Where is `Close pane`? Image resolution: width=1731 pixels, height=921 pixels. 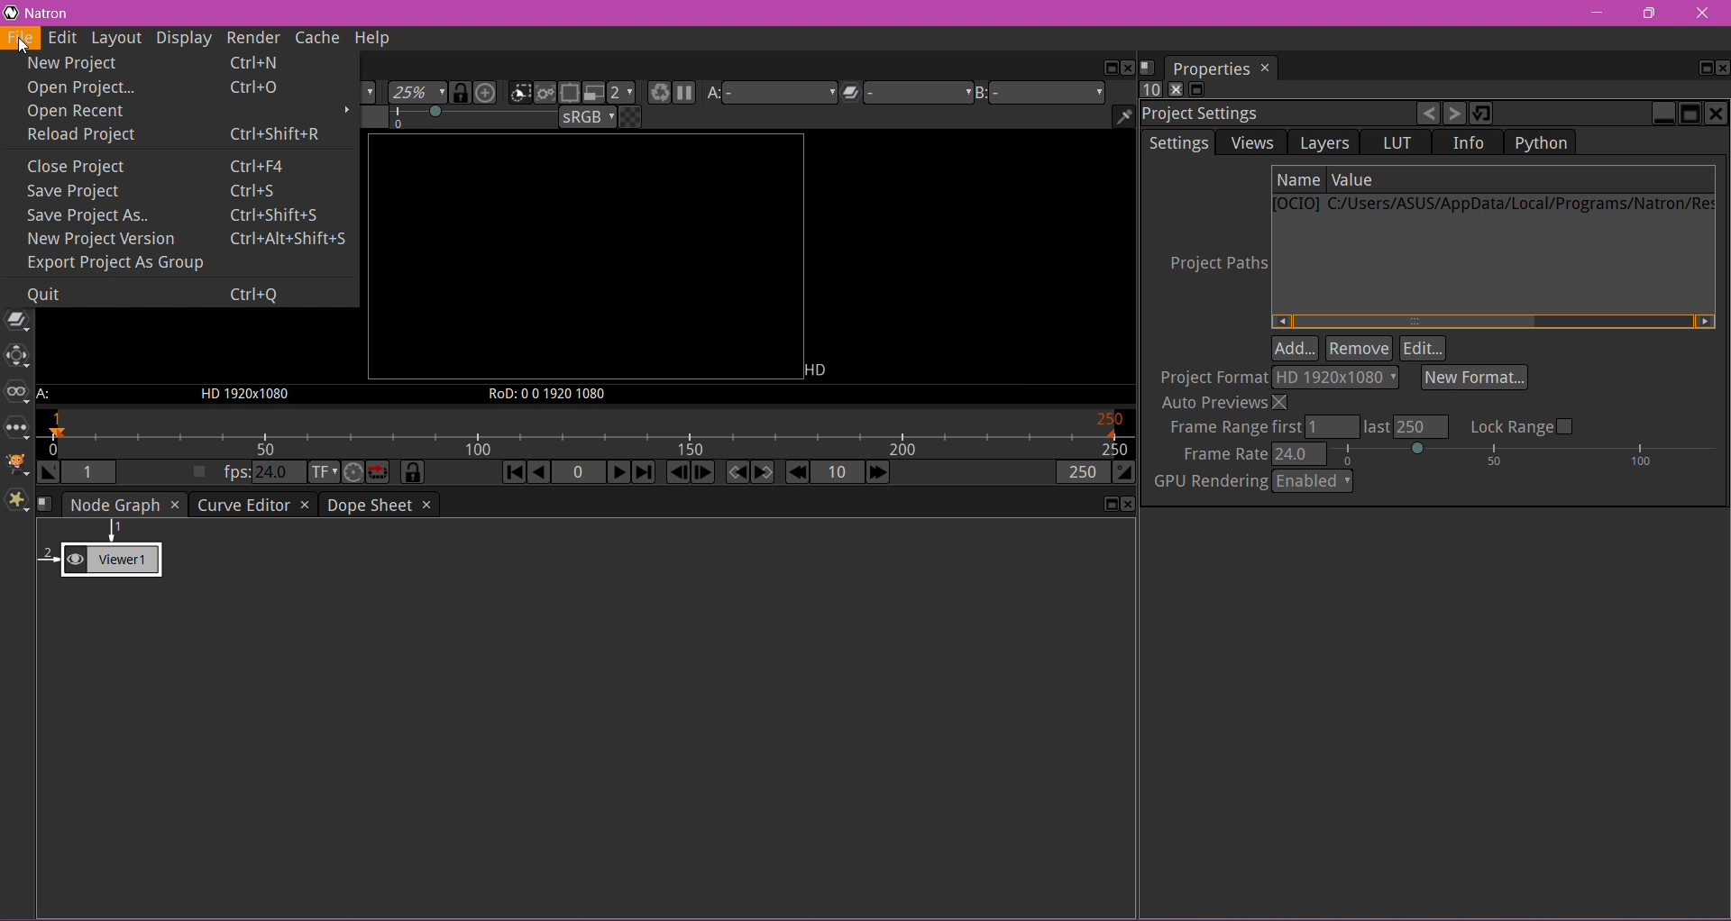
Close pane is located at coordinates (1126, 69).